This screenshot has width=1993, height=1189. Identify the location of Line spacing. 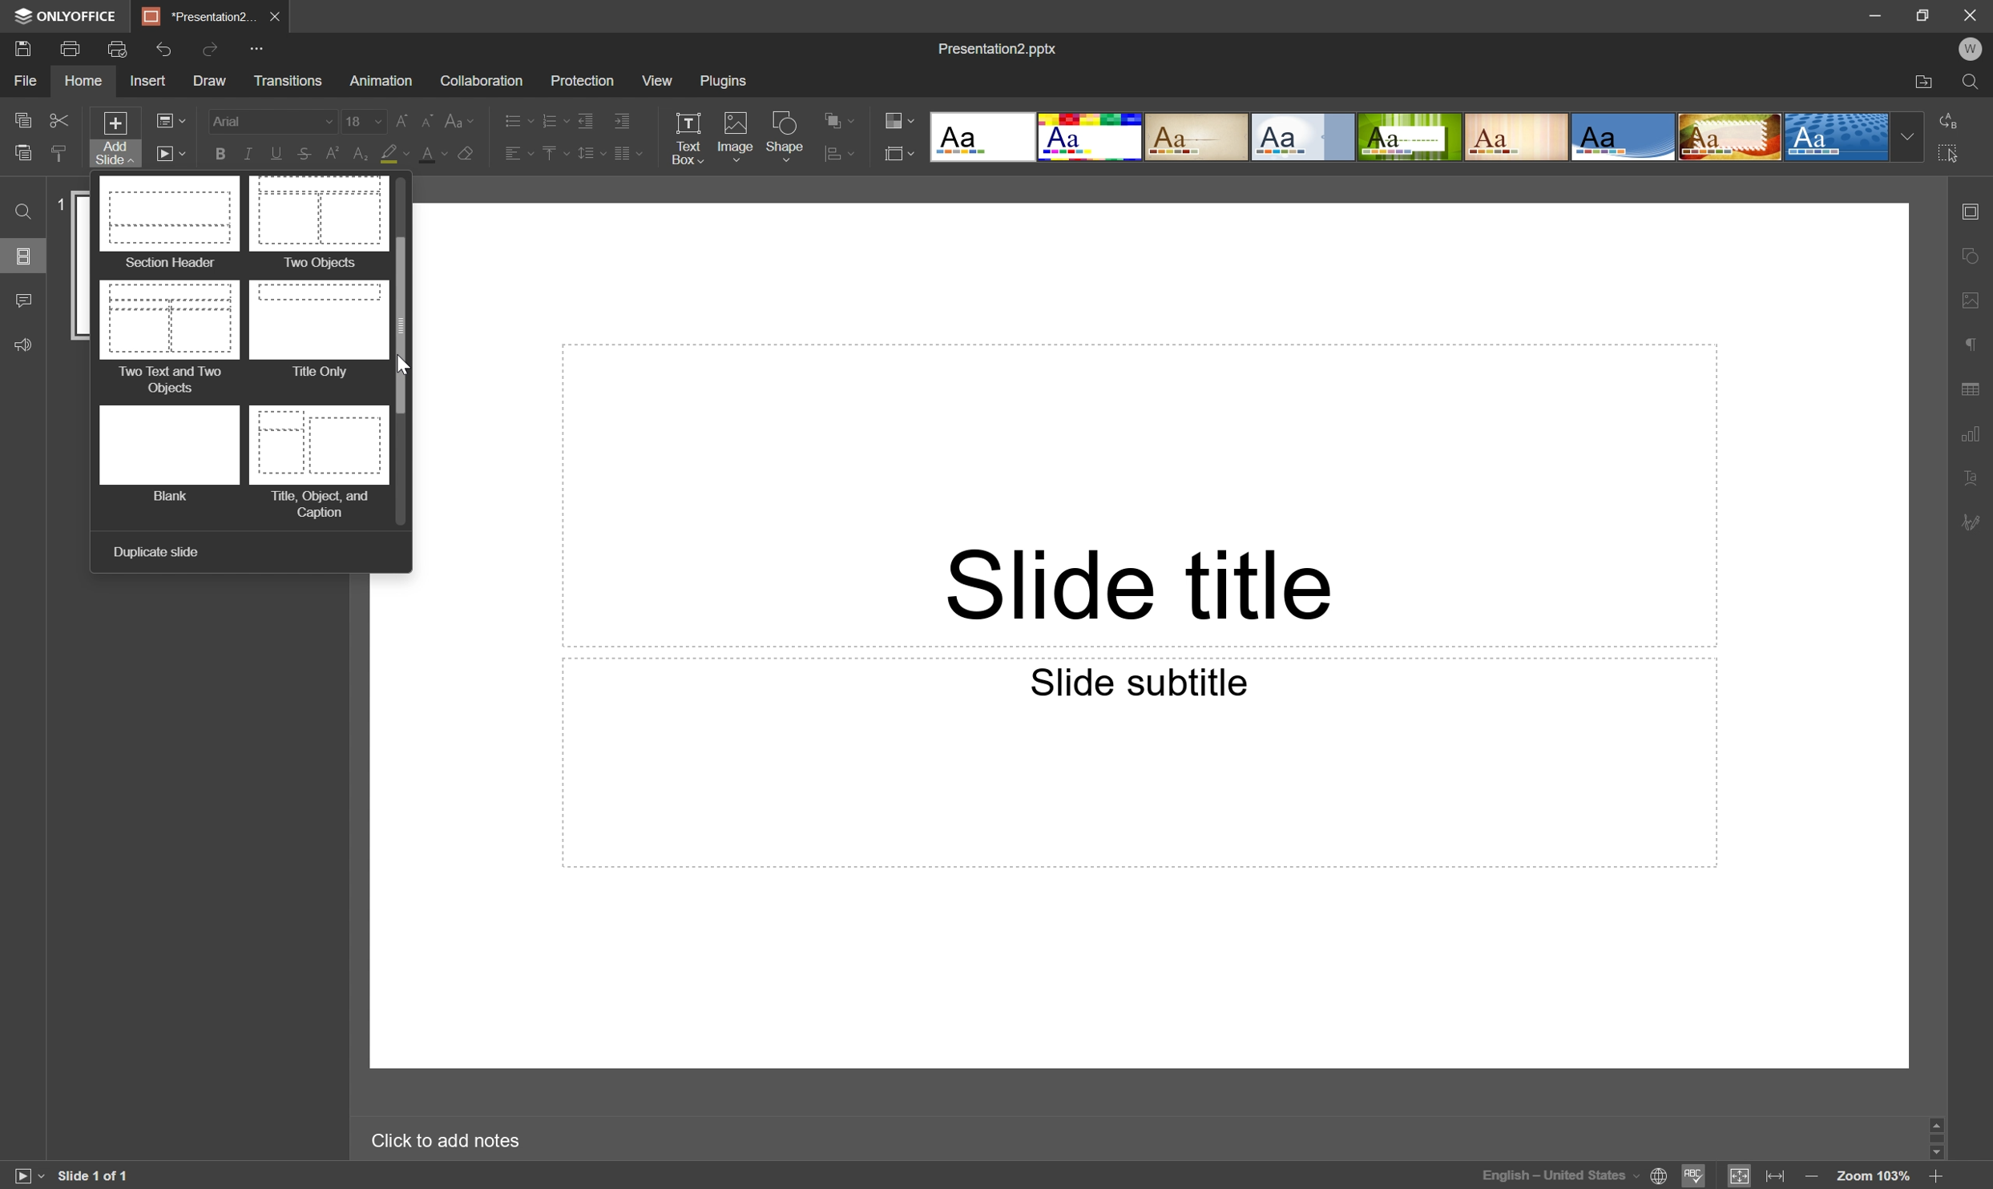
(589, 157).